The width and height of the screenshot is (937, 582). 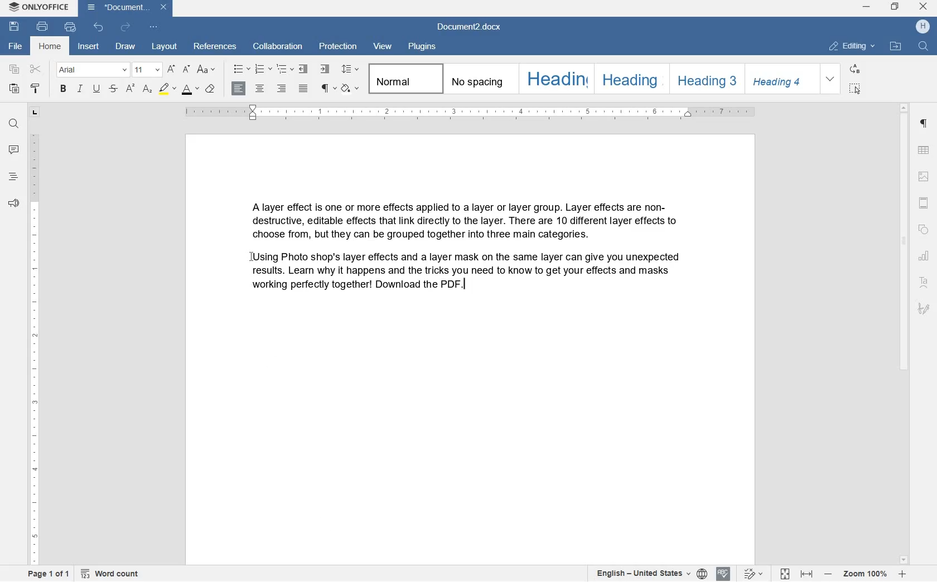 What do you see at coordinates (896, 47) in the screenshot?
I see `OPEN FILE LOCATION` at bounding box center [896, 47].